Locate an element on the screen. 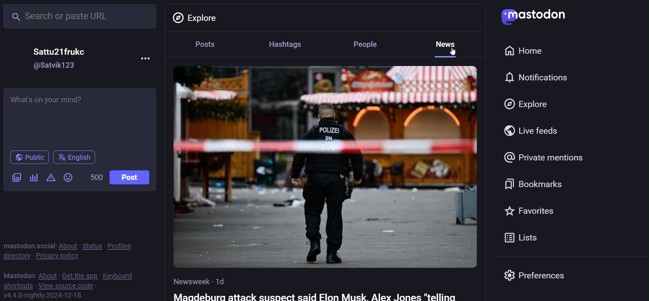  people is located at coordinates (368, 44).